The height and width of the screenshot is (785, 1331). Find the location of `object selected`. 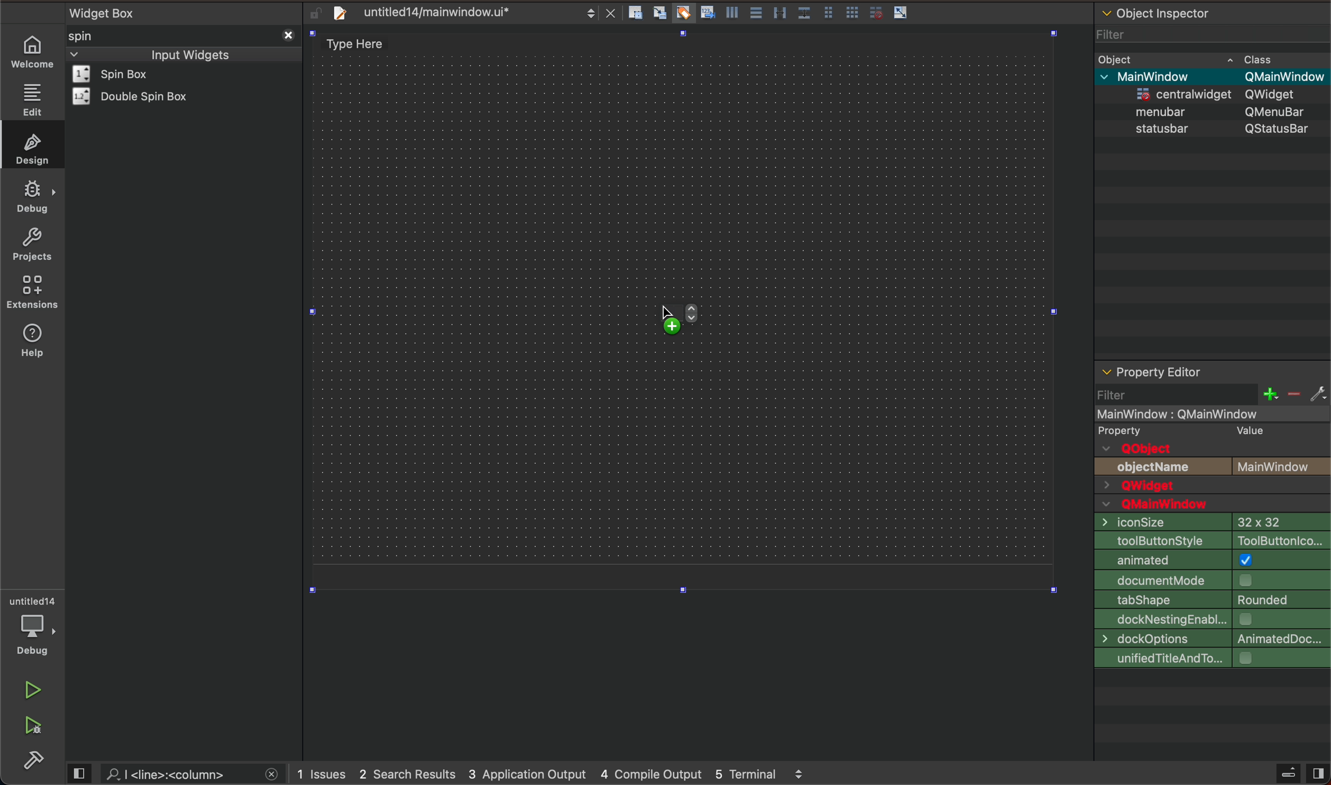

object selected is located at coordinates (1211, 413).